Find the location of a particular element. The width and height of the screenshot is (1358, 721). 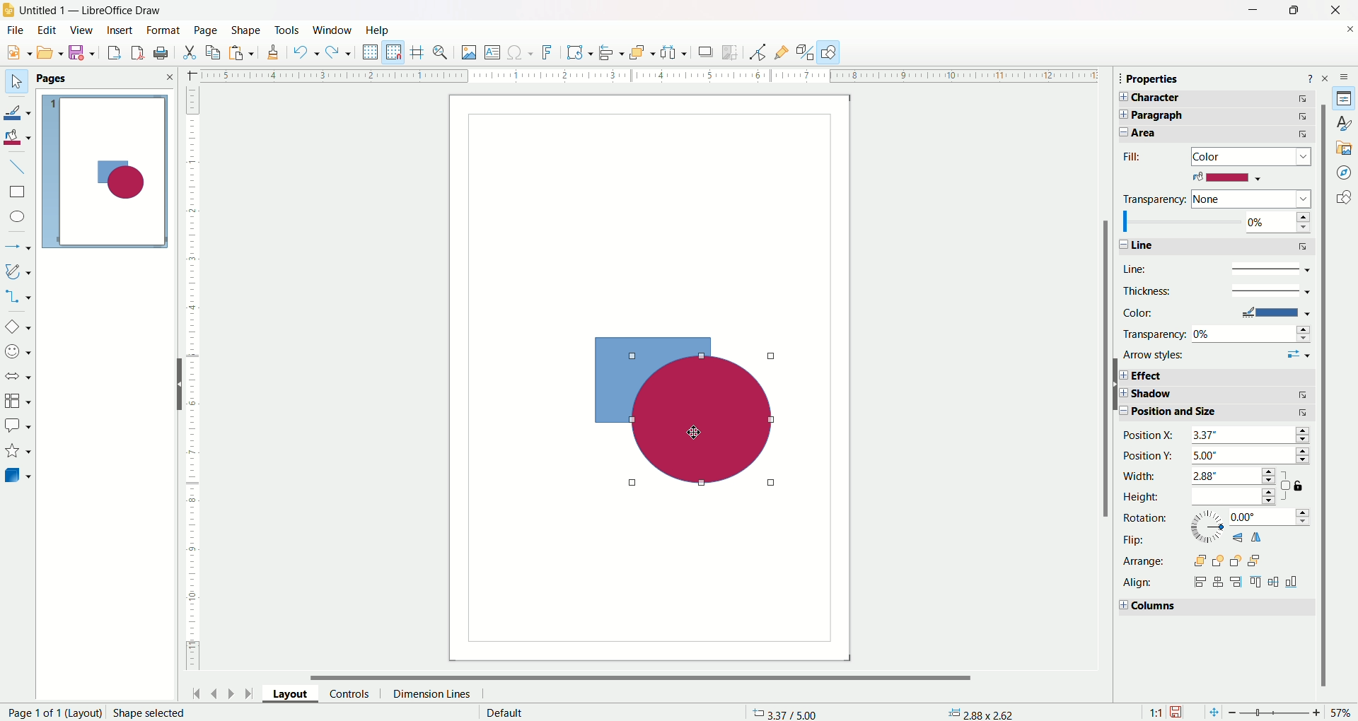

clone formatting is located at coordinates (273, 55).